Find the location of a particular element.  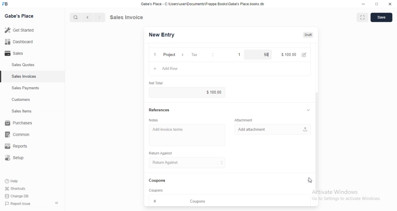

Shortcuts is located at coordinates (19, 188).